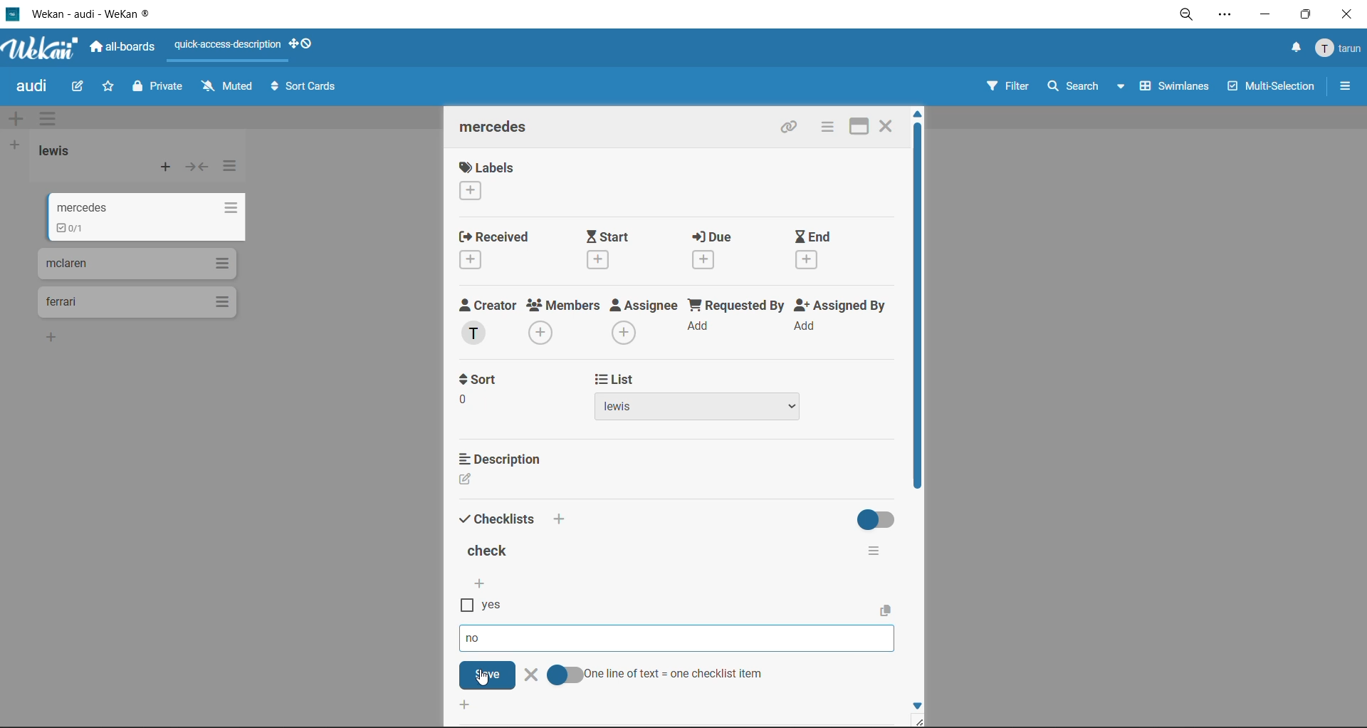 The image size is (1367, 728). What do you see at coordinates (815, 251) in the screenshot?
I see `end` at bounding box center [815, 251].